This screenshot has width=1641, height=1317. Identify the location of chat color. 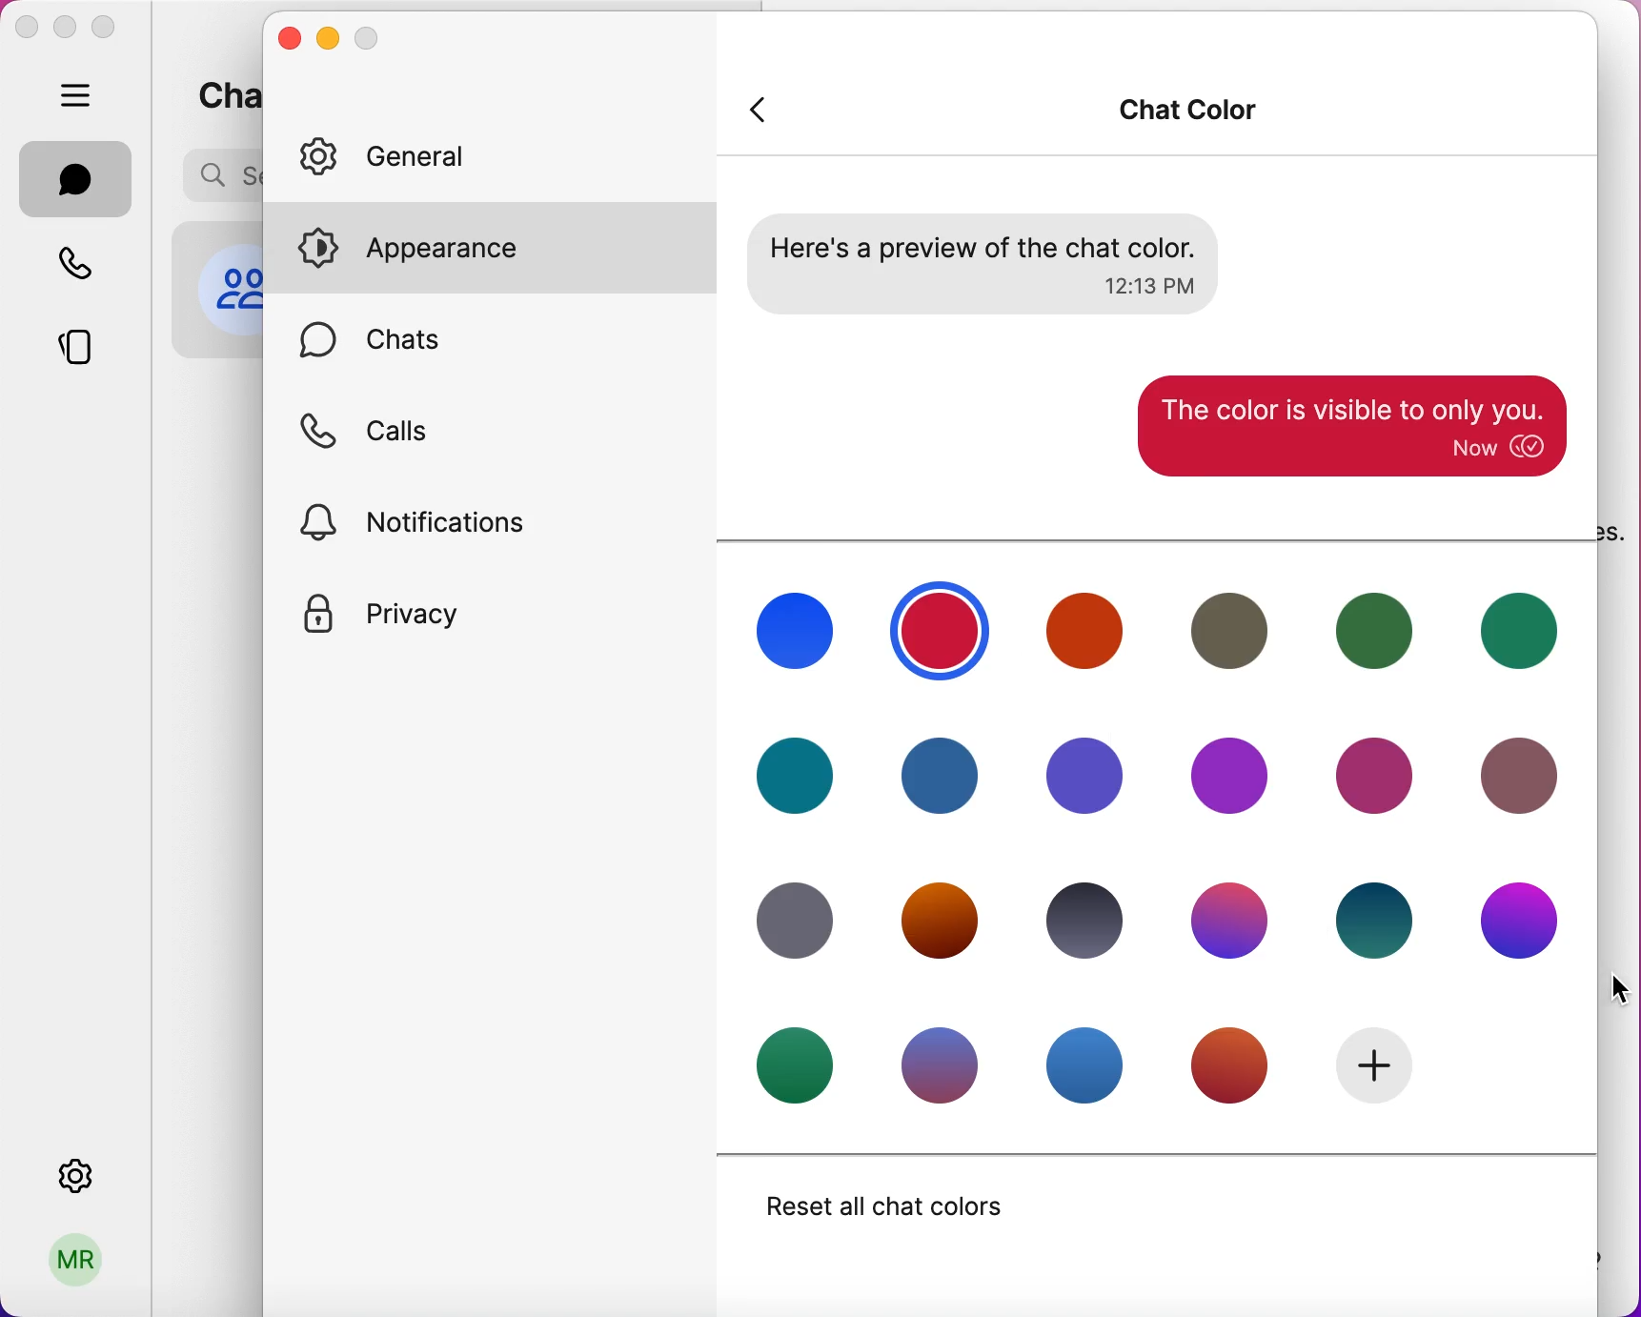
(1305, 627).